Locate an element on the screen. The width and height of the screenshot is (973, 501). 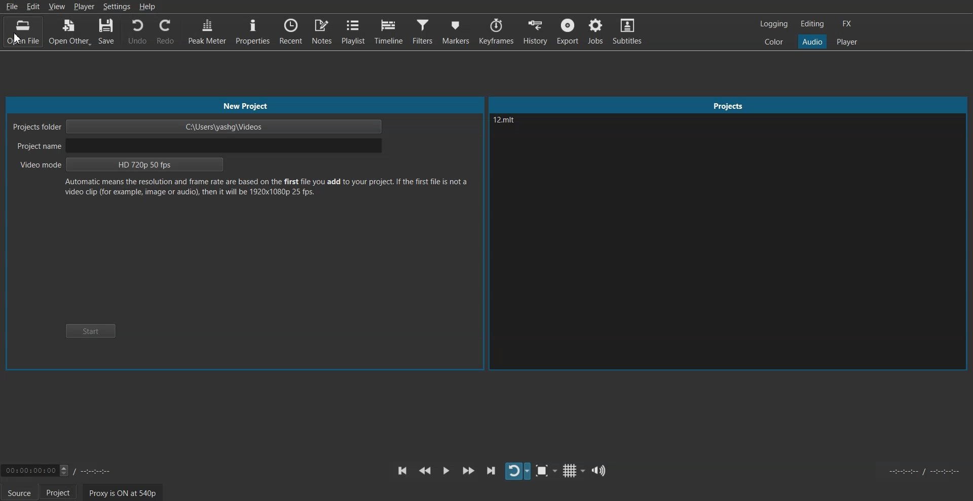
Peak Meter is located at coordinates (206, 31).